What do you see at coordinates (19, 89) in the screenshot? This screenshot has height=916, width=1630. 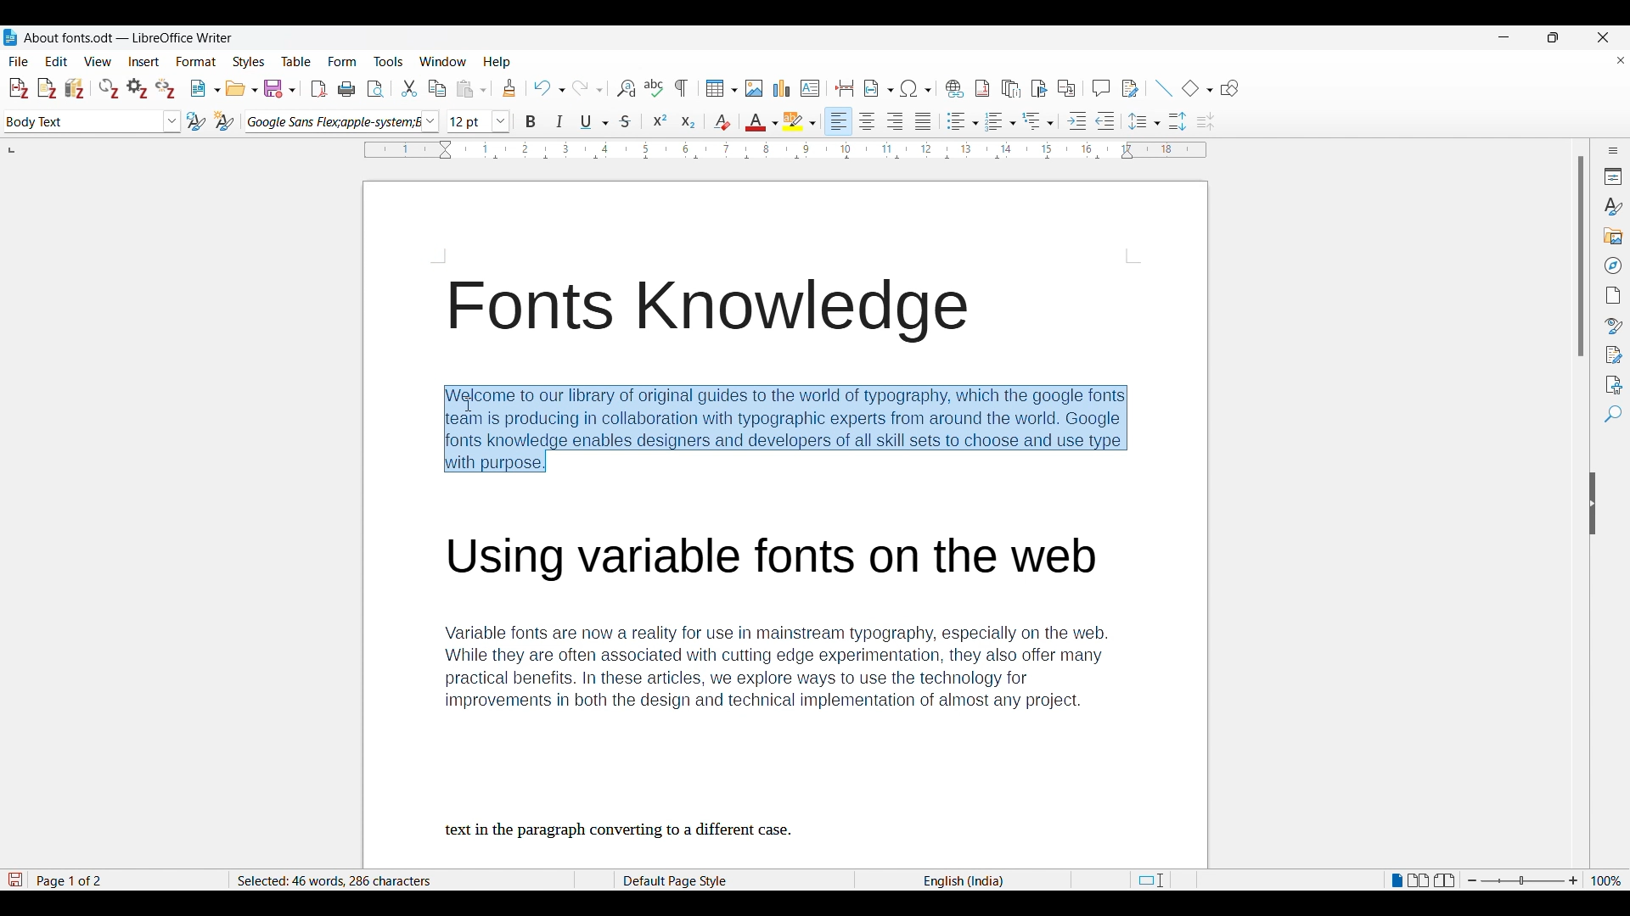 I see `Add\Edit citation` at bounding box center [19, 89].